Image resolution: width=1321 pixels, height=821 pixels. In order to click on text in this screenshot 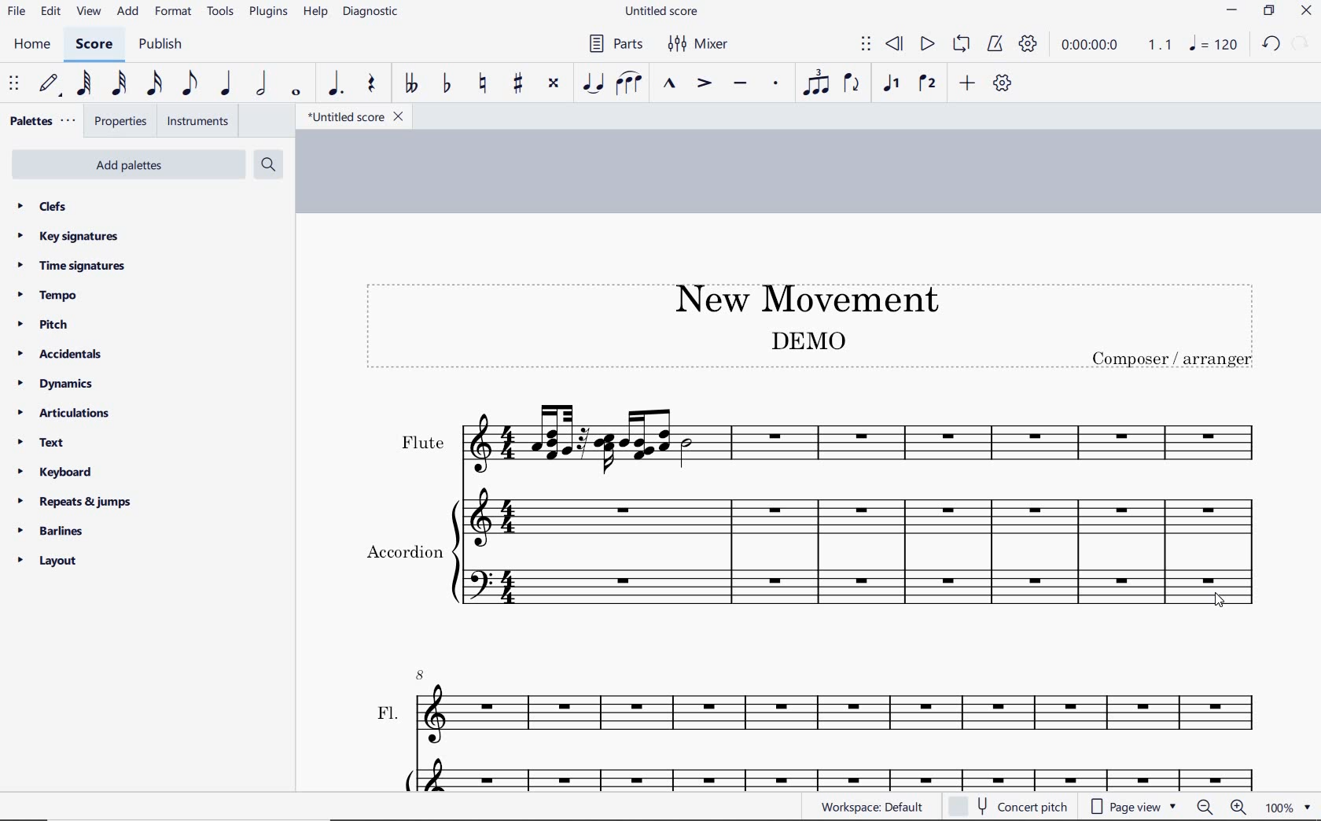, I will do `click(403, 549)`.